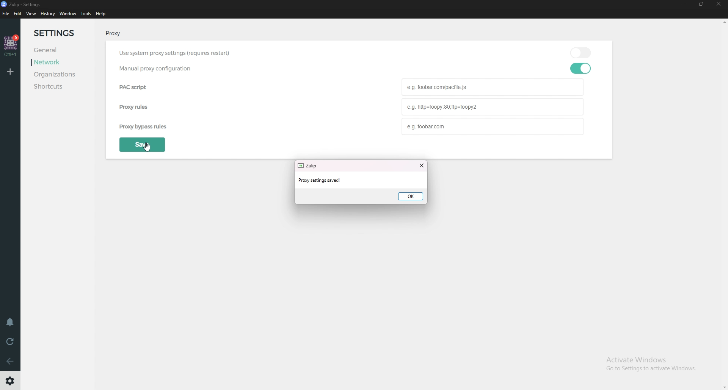 The height and width of the screenshot is (390, 728). Describe the element at coordinates (51, 50) in the screenshot. I see `General` at that location.